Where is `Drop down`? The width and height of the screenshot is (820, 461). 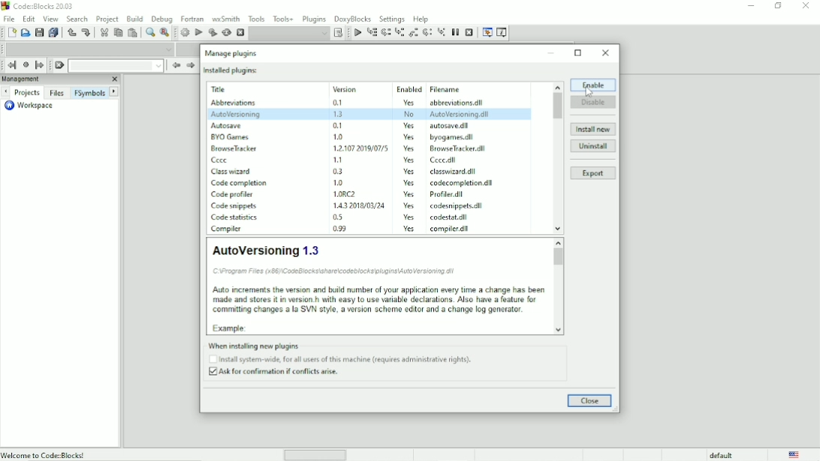 Drop down is located at coordinates (88, 49).